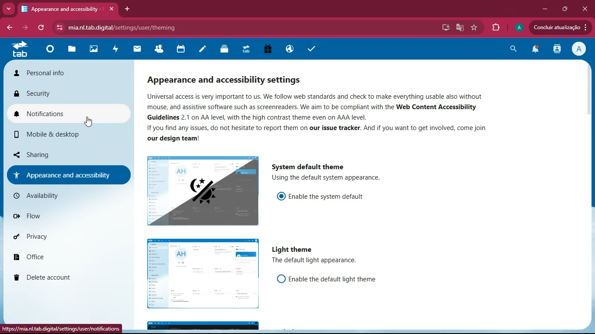 This screenshot has height=334, width=595. I want to click on office, so click(62, 254).